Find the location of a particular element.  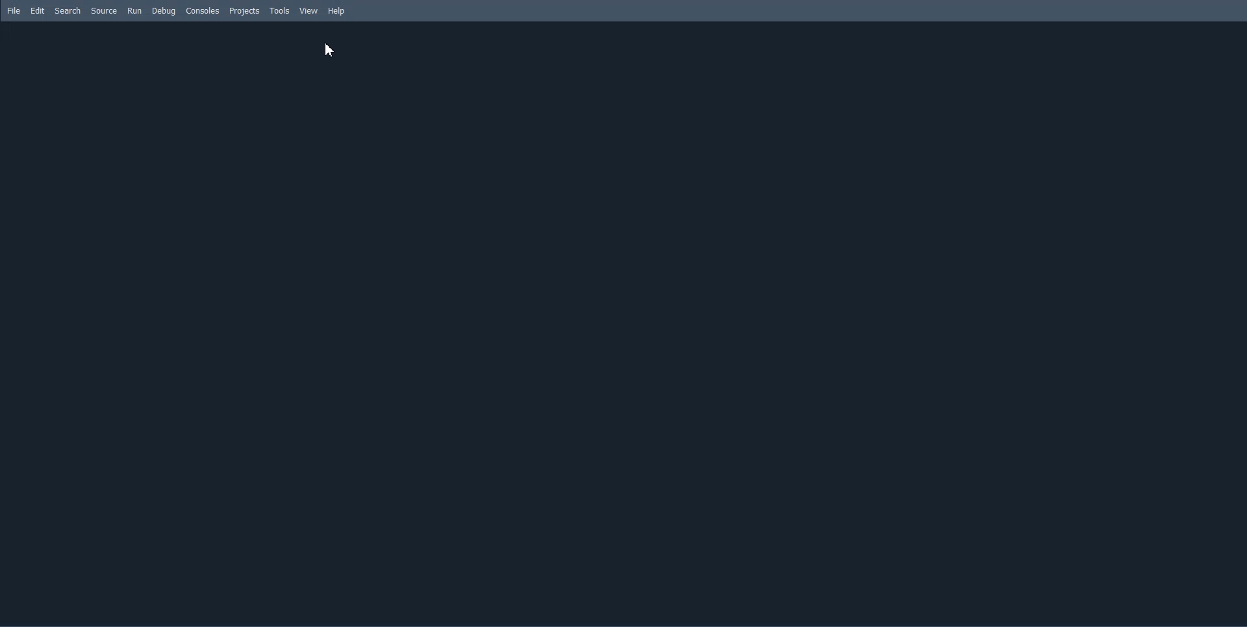

Debug is located at coordinates (164, 11).